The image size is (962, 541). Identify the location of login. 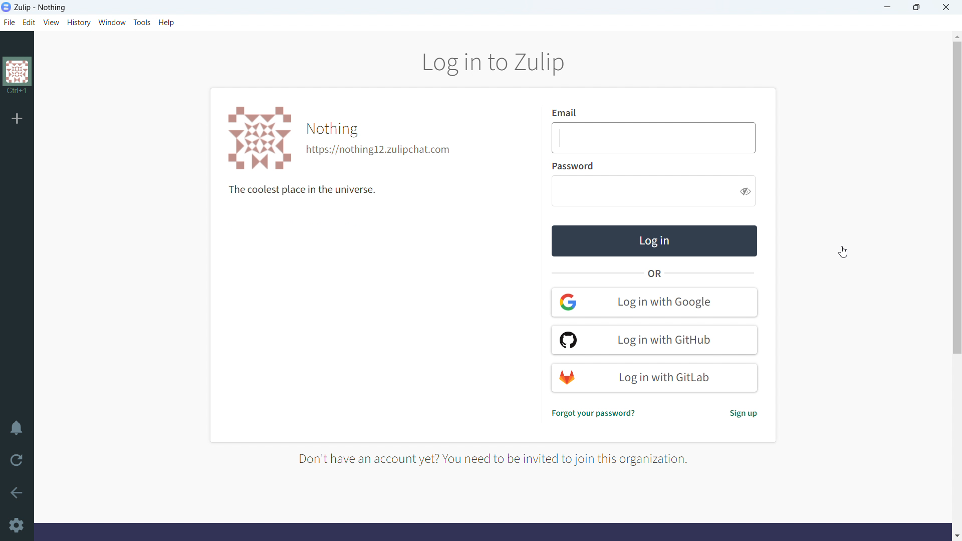
(654, 241).